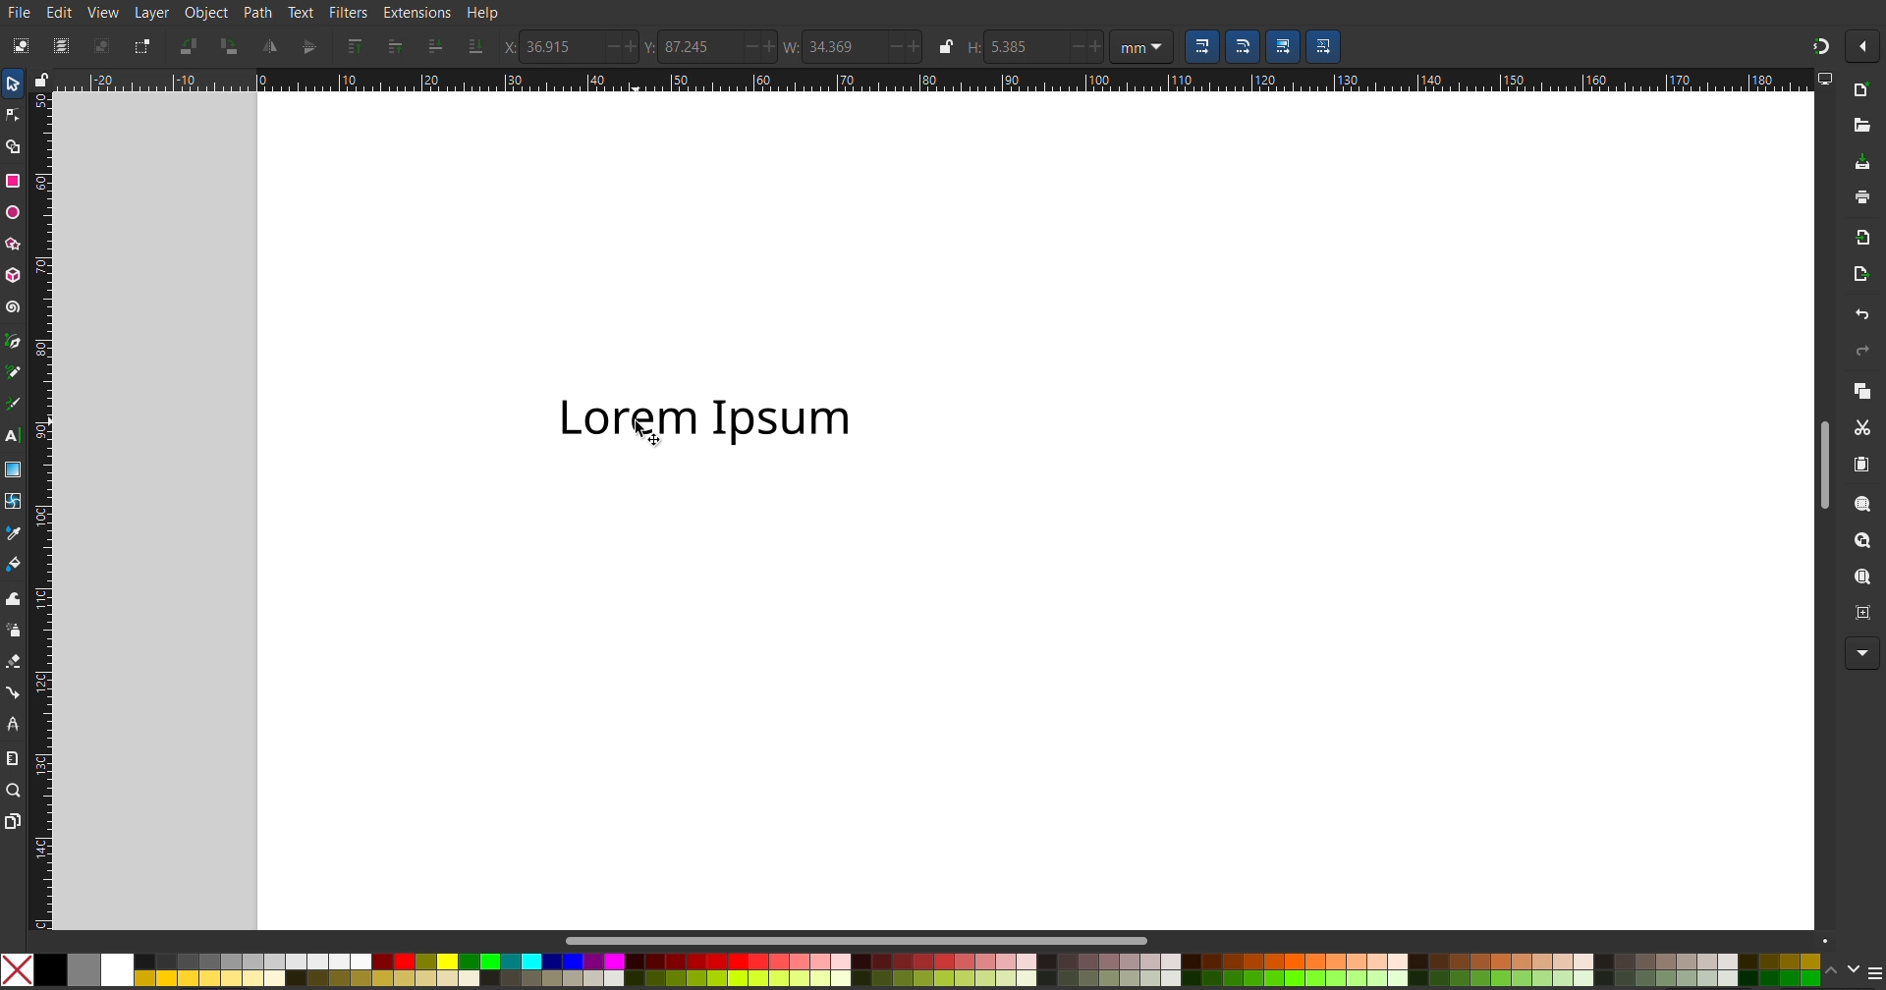 The image size is (1886, 990). What do you see at coordinates (308, 47) in the screenshot?
I see `Mirror Horizontally` at bounding box center [308, 47].